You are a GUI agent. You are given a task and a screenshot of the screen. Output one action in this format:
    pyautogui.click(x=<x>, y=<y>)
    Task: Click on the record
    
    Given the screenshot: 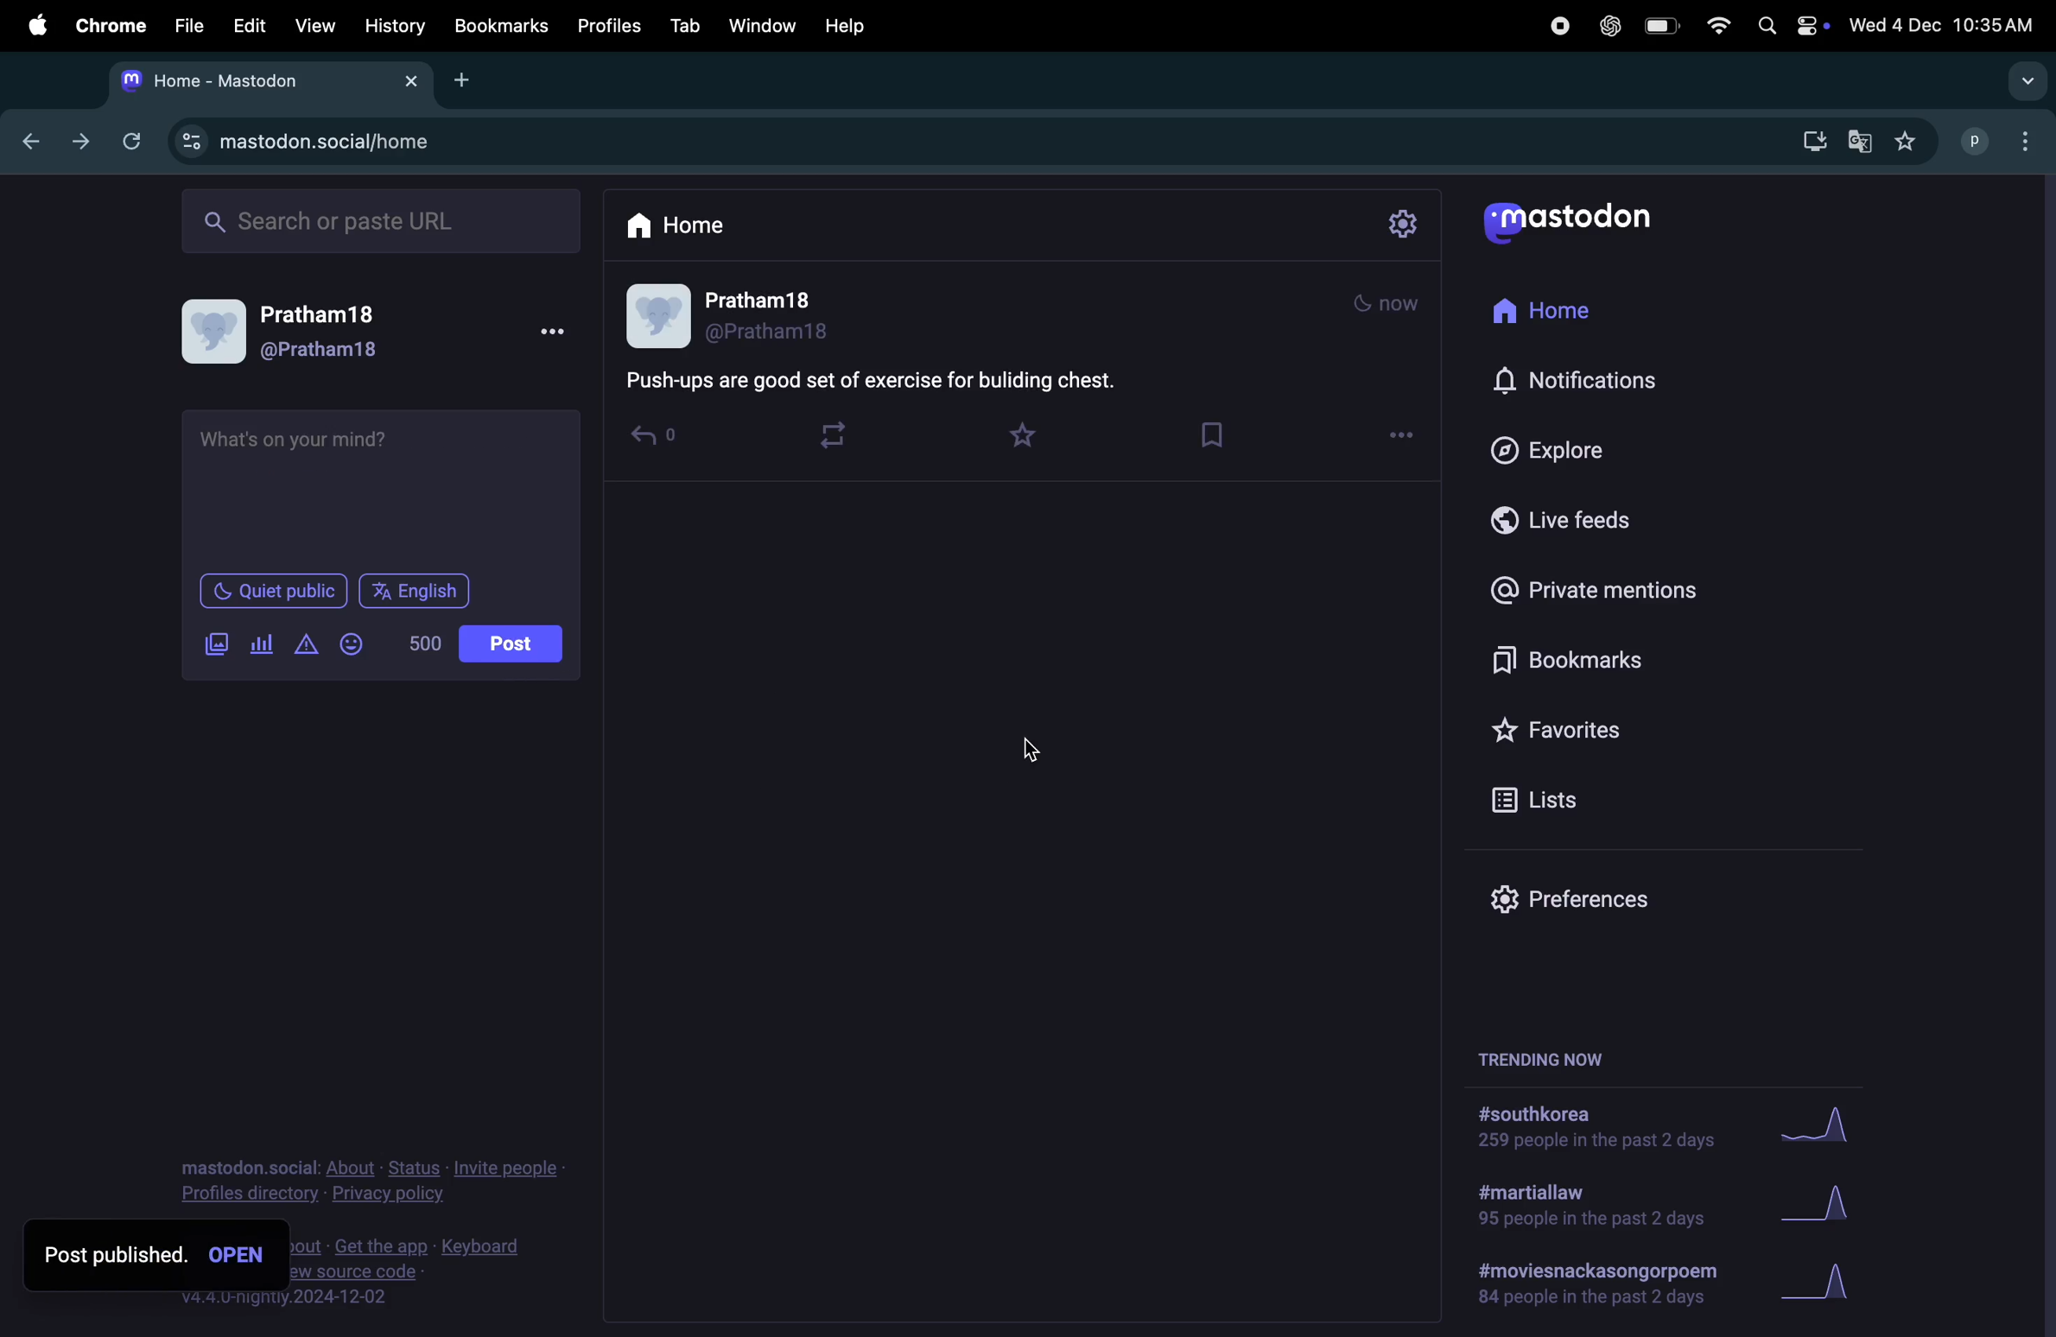 What is the action you would take?
    pyautogui.click(x=1552, y=27)
    